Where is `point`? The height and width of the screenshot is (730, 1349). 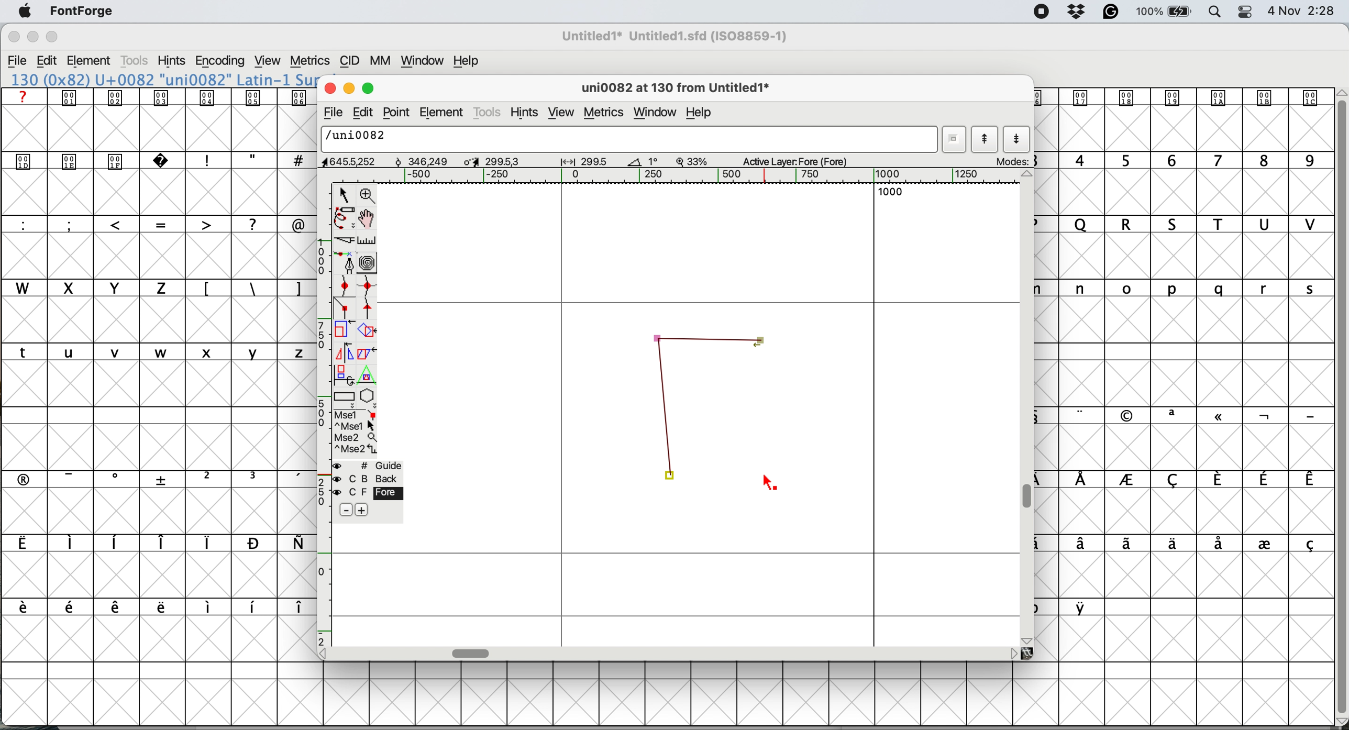
point is located at coordinates (397, 113).